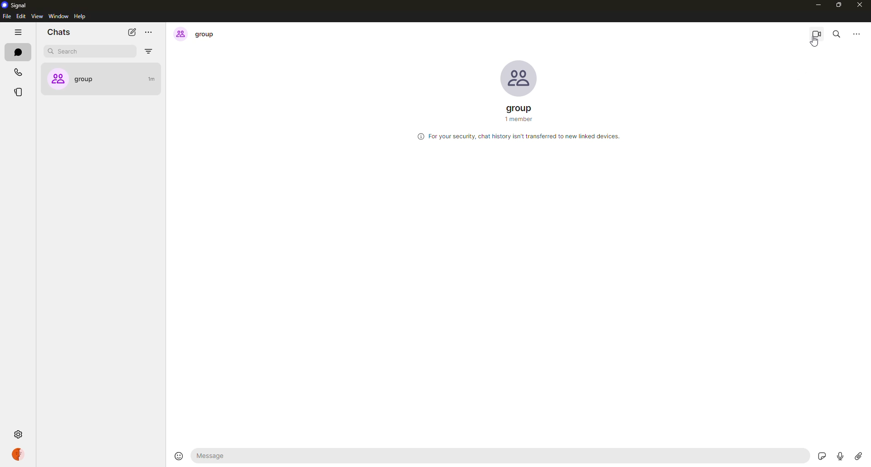 This screenshot has width=871, height=467. What do you see at coordinates (103, 76) in the screenshot?
I see `group` at bounding box center [103, 76].